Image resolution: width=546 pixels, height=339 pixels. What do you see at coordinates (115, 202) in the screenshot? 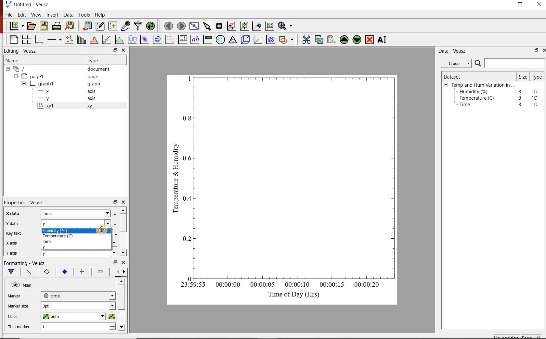
I see `restore down` at bounding box center [115, 202].